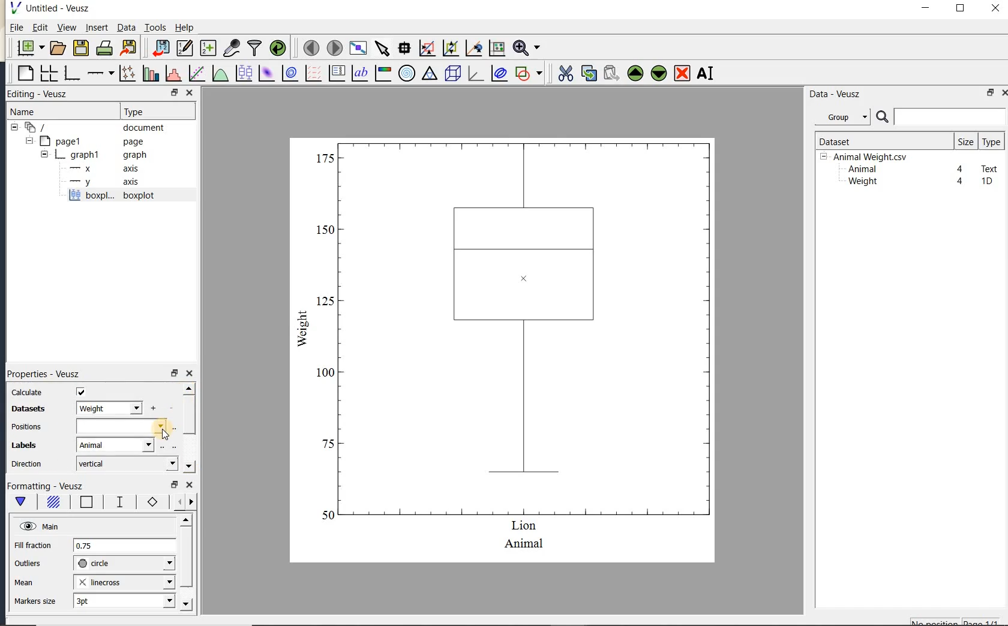 This screenshot has width=1008, height=626. I want to click on add an axis to the plot, so click(100, 73).